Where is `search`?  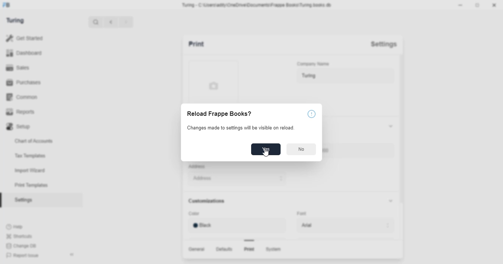
search is located at coordinates (96, 22).